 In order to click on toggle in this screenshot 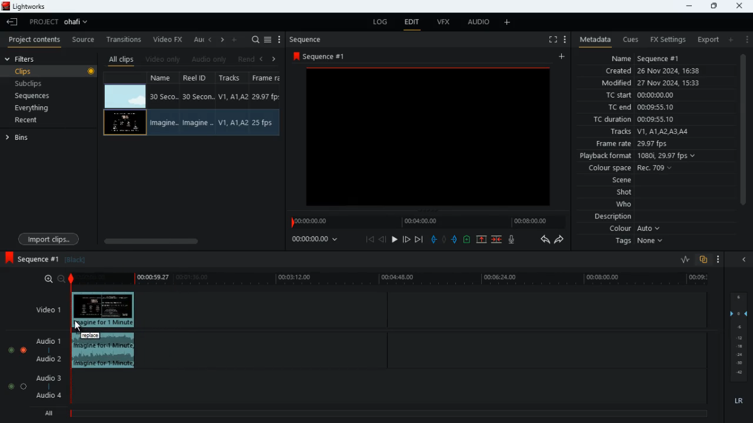, I will do `click(24, 350)`.